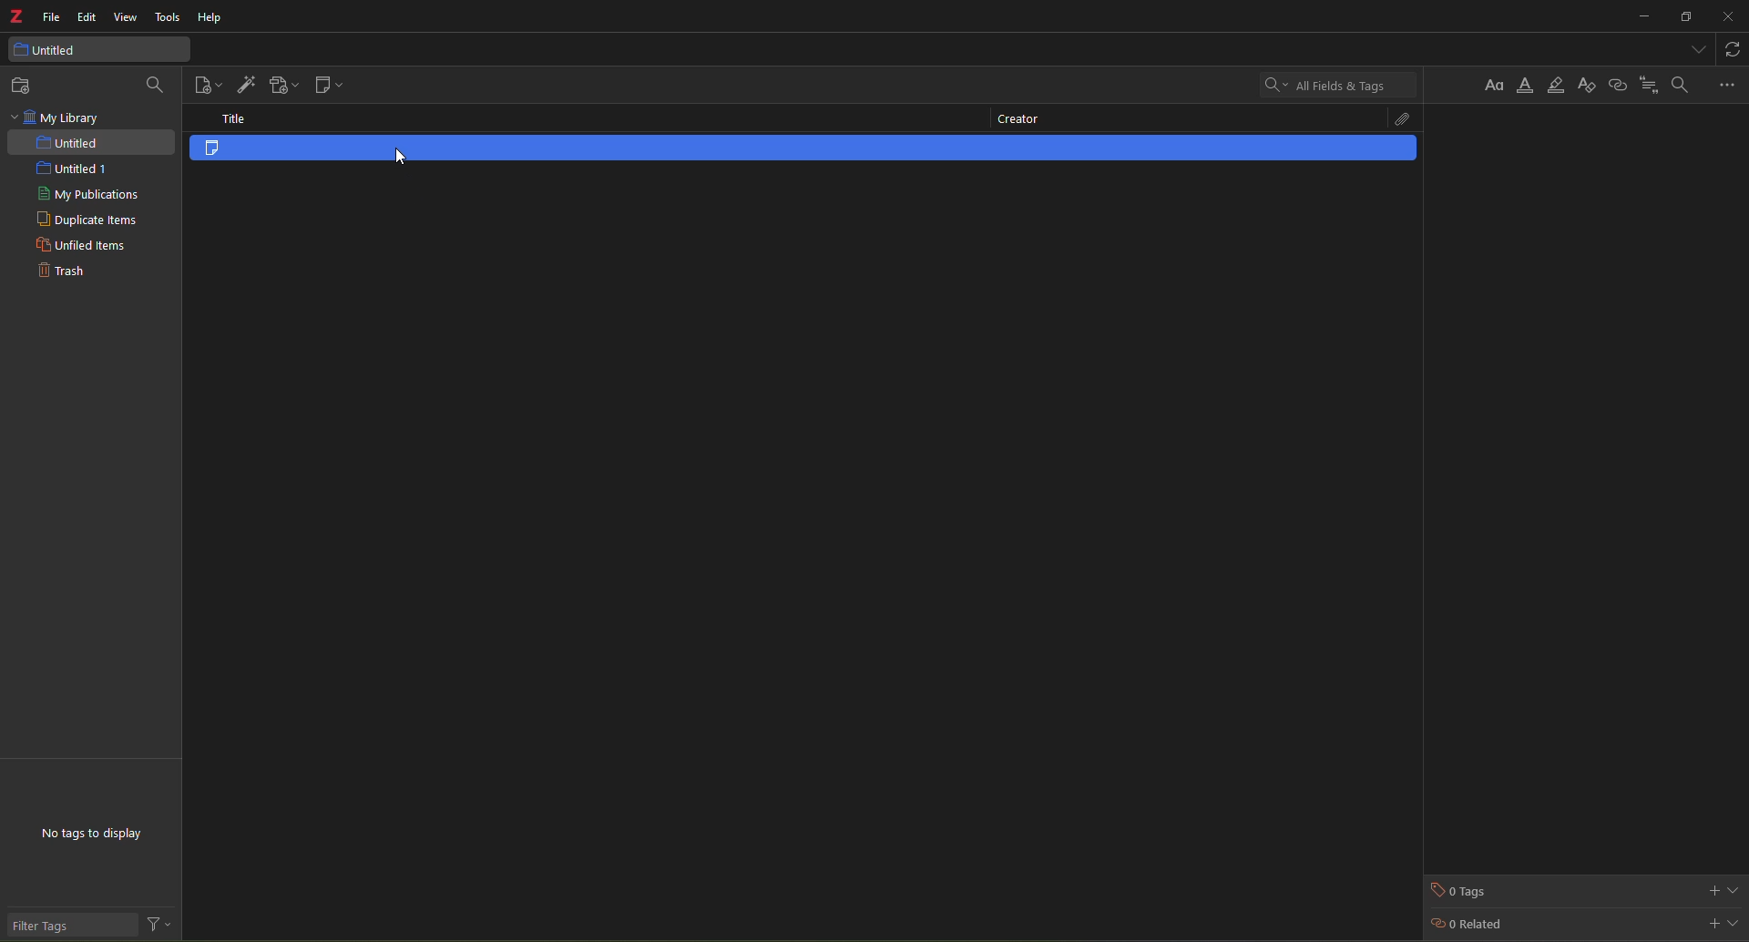 This screenshot has width=1749, height=942. I want to click on untited, so click(67, 143).